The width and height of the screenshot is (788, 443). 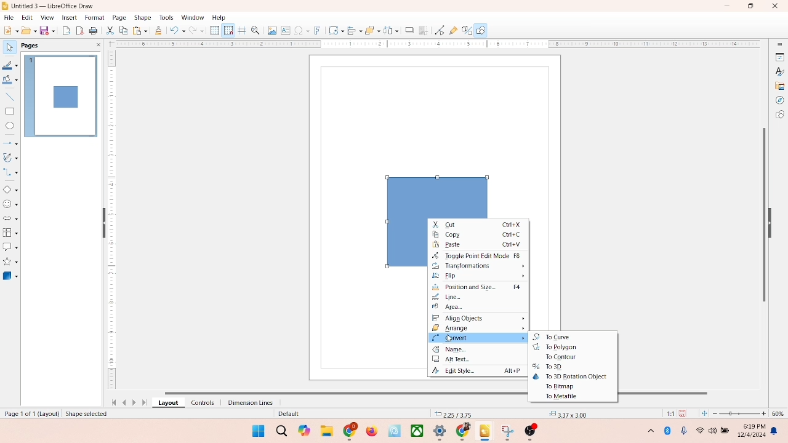 What do you see at coordinates (479, 349) in the screenshot?
I see `name` at bounding box center [479, 349].